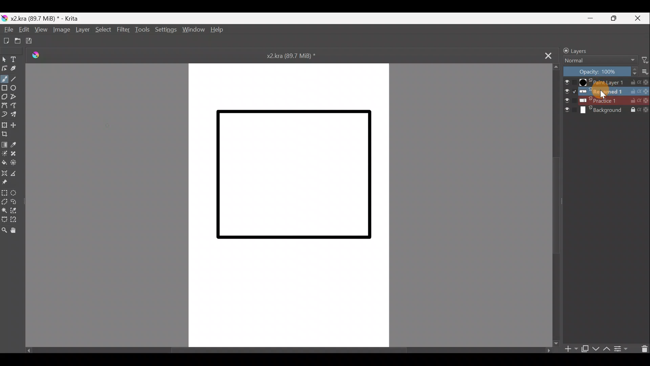 The width and height of the screenshot is (650, 366). I want to click on Crop image to an area, so click(8, 135).